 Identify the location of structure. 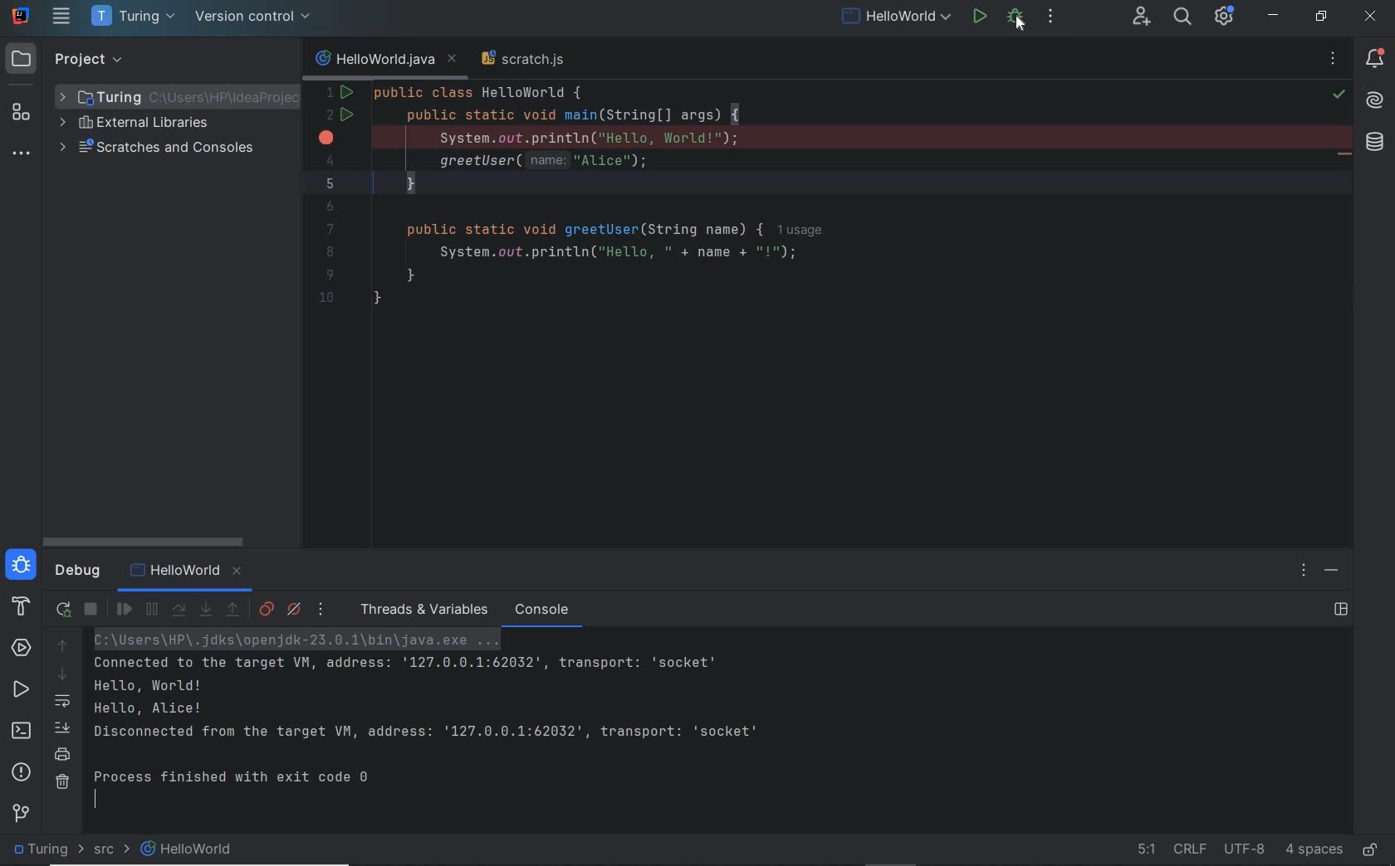
(22, 115).